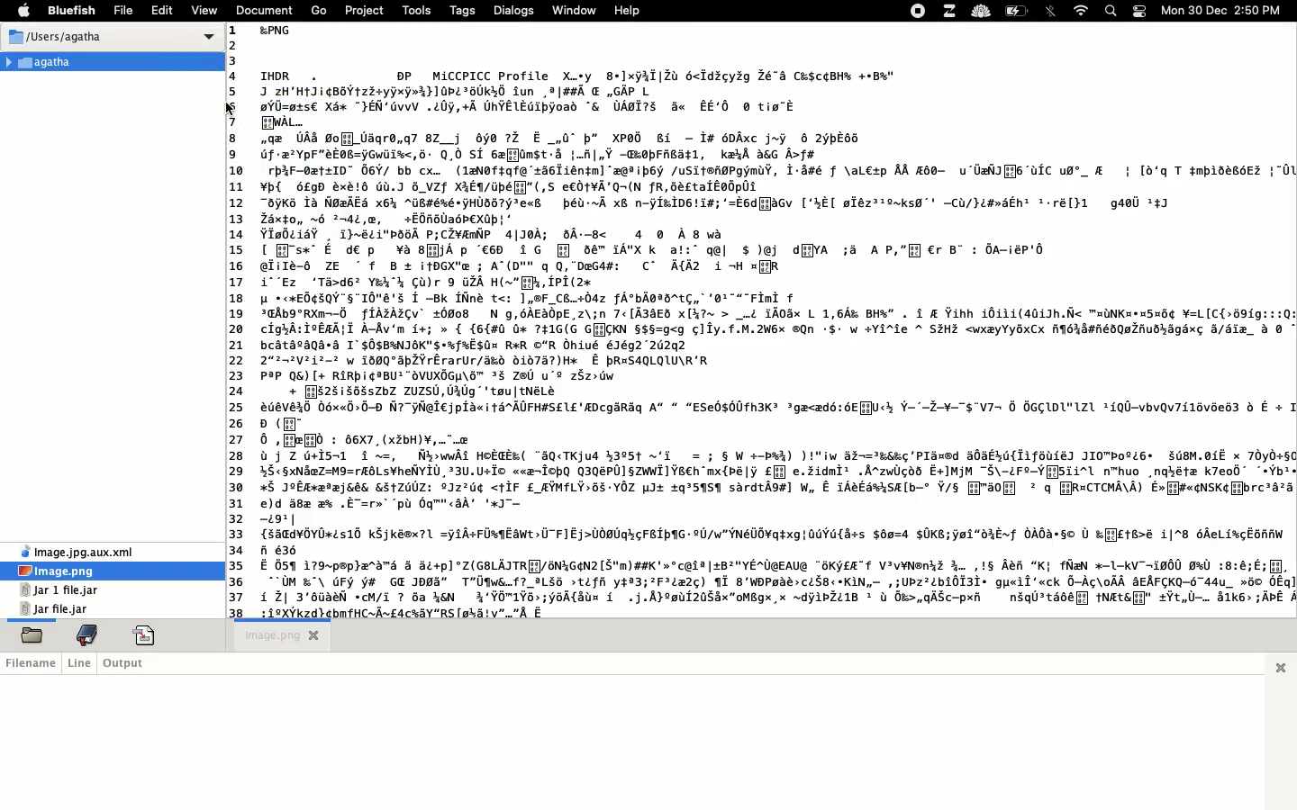  I want to click on image.png, so click(60, 572).